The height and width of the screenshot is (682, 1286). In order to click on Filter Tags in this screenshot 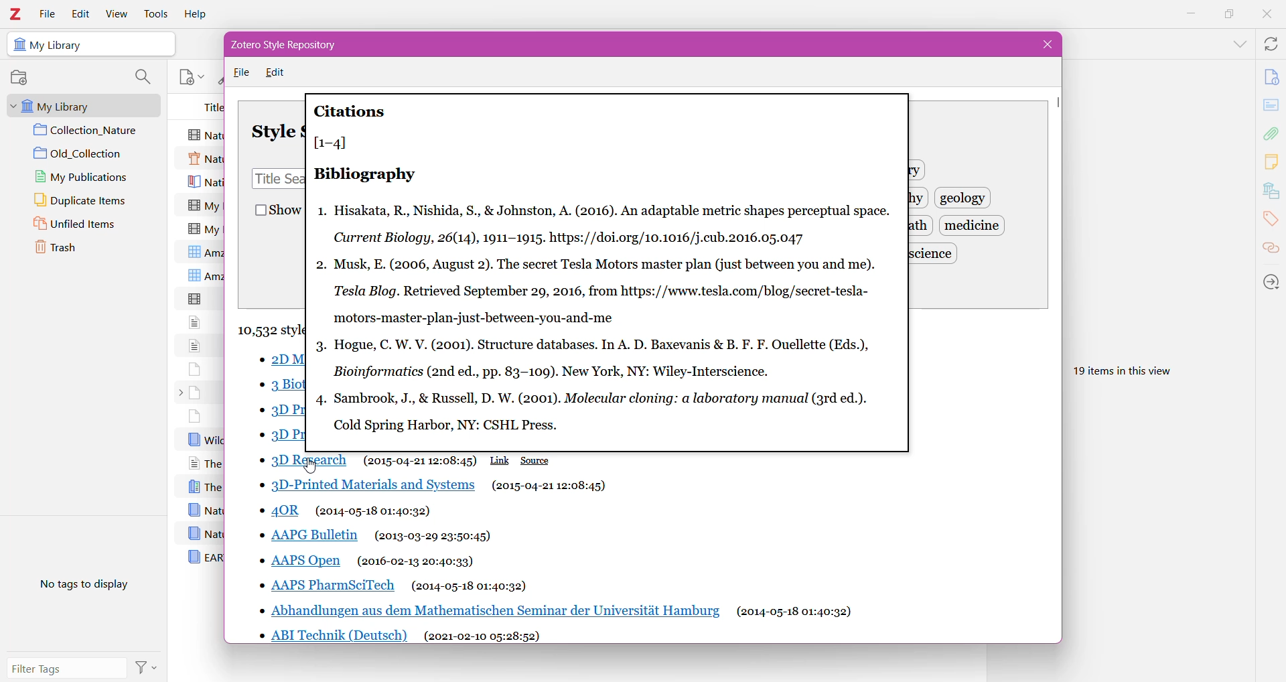, I will do `click(68, 669)`.